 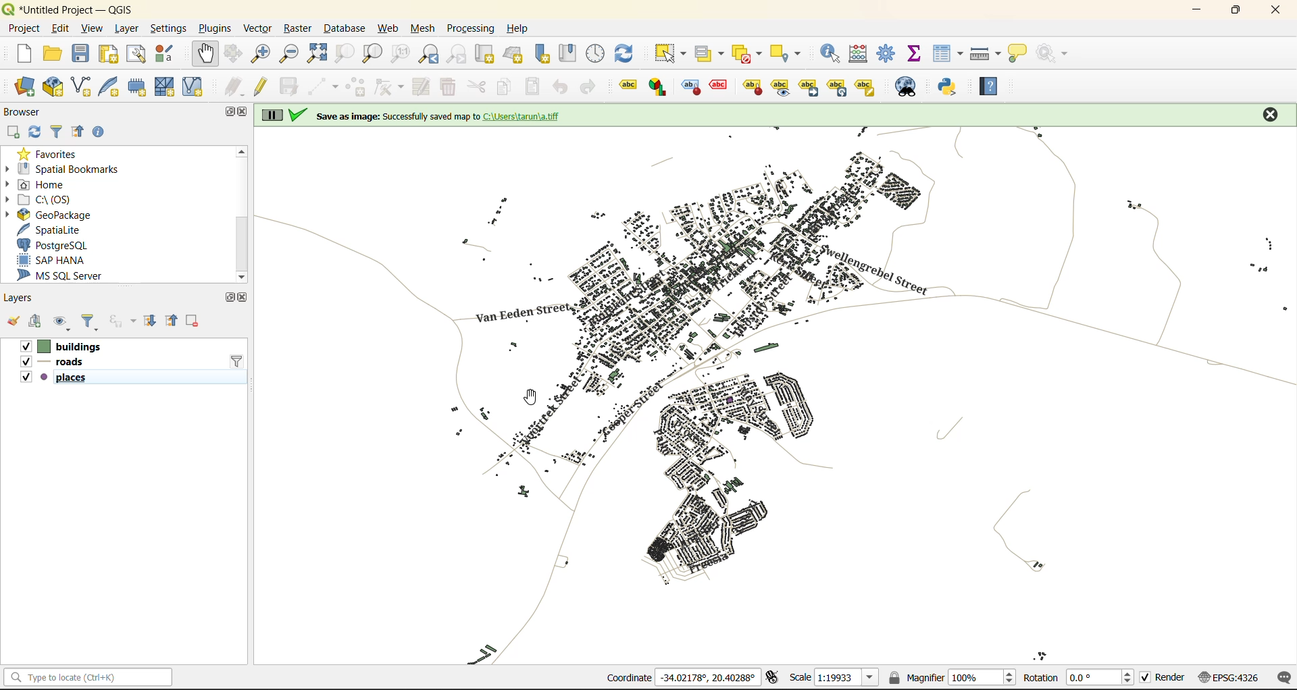 What do you see at coordinates (1196, 10) in the screenshot?
I see `minimize` at bounding box center [1196, 10].